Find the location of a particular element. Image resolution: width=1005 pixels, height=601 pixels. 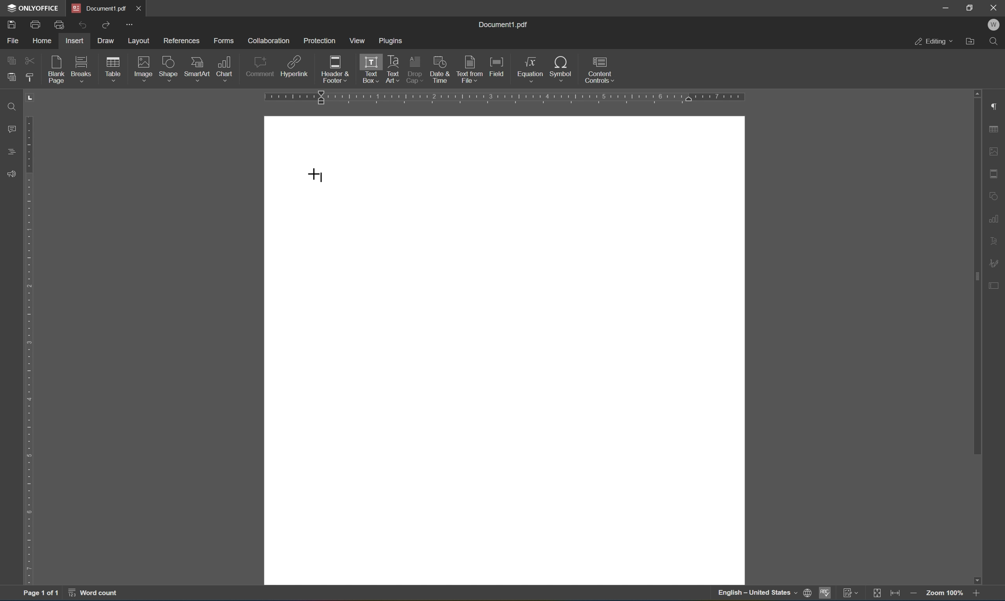

cut is located at coordinates (30, 60).